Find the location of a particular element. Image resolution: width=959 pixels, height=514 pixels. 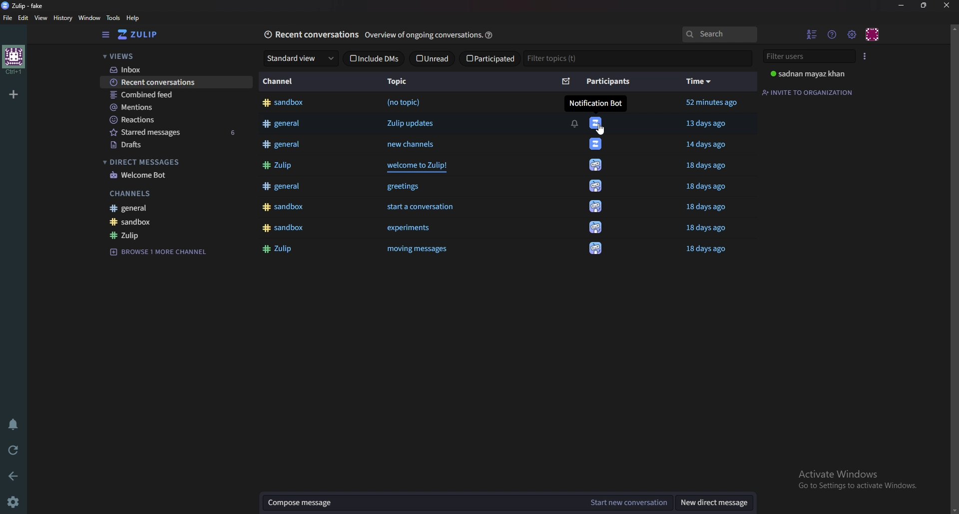

Hide sidebar is located at coordinates (106, 34).